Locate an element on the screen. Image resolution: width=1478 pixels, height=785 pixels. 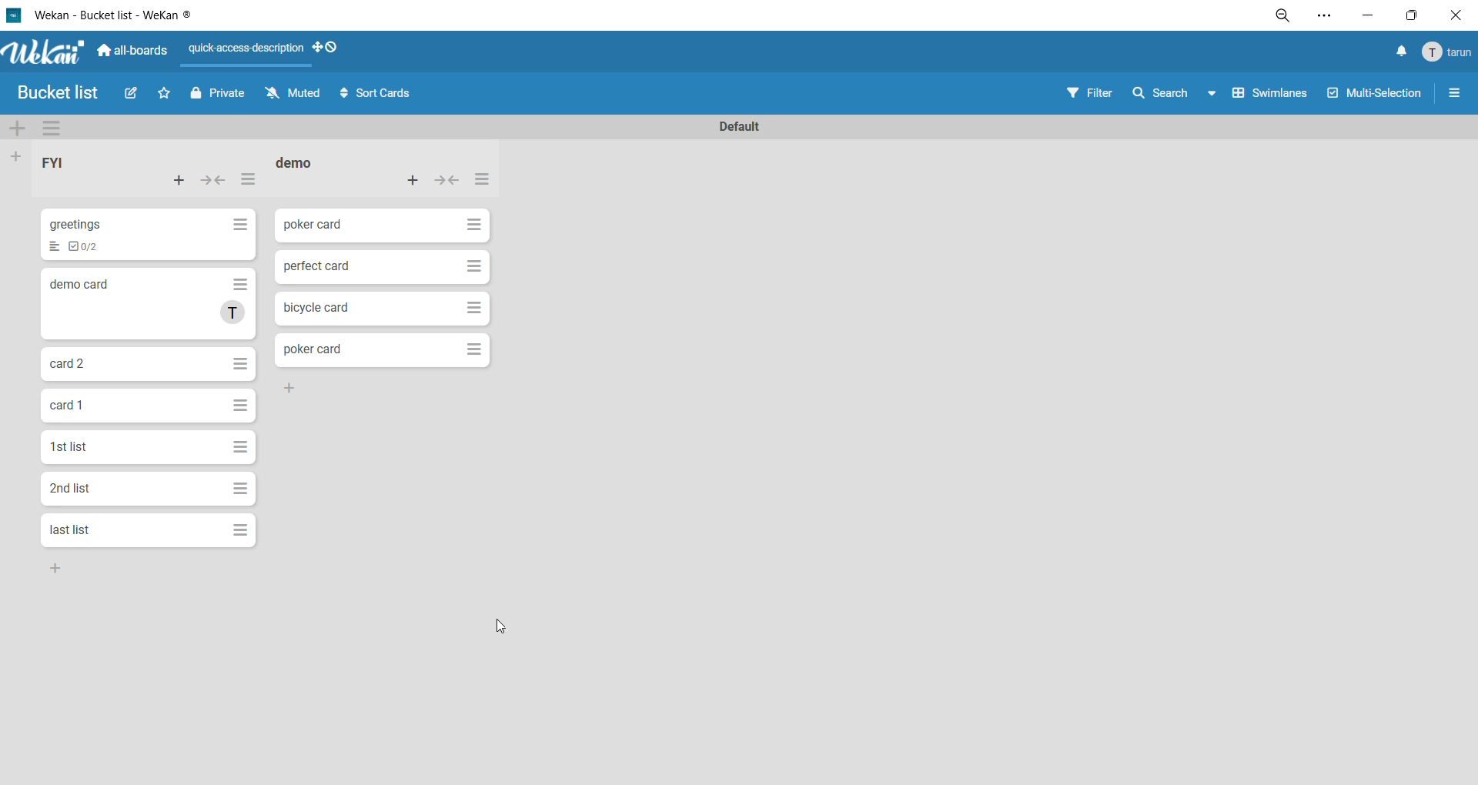
Bucket list is located at coordinates (62, 94).